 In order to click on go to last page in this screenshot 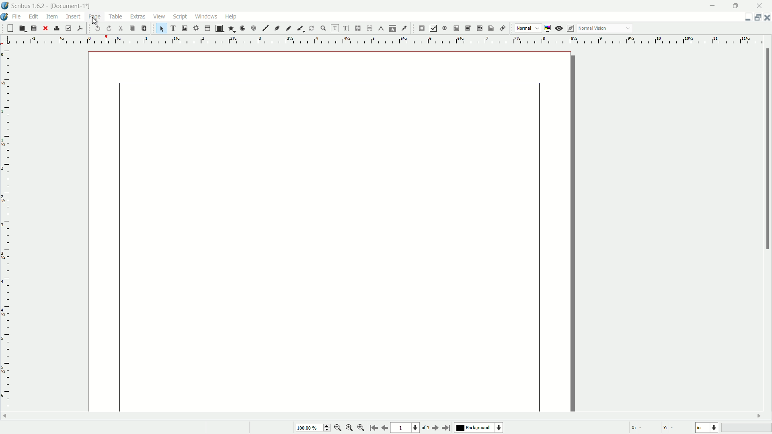, I will do `click(447, 428)`.